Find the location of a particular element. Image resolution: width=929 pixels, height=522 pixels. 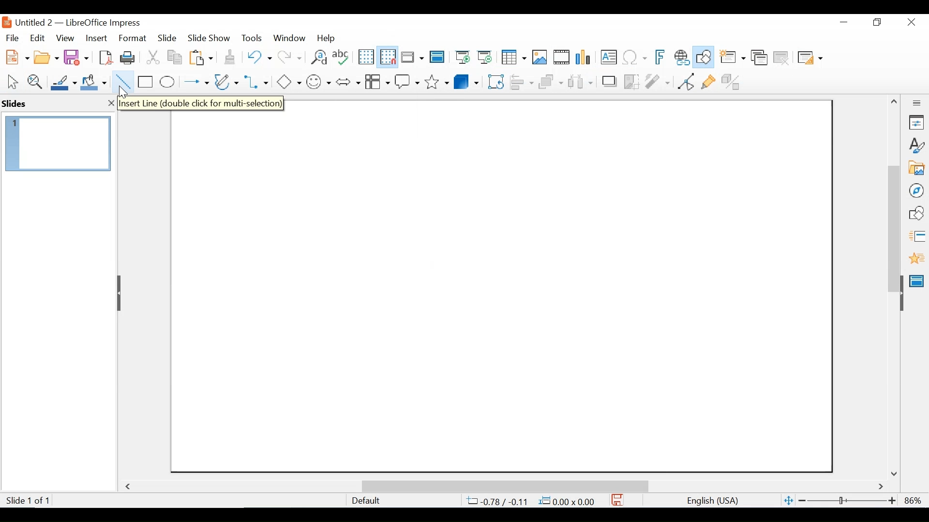

Restore is located at coordinates (876, 22).